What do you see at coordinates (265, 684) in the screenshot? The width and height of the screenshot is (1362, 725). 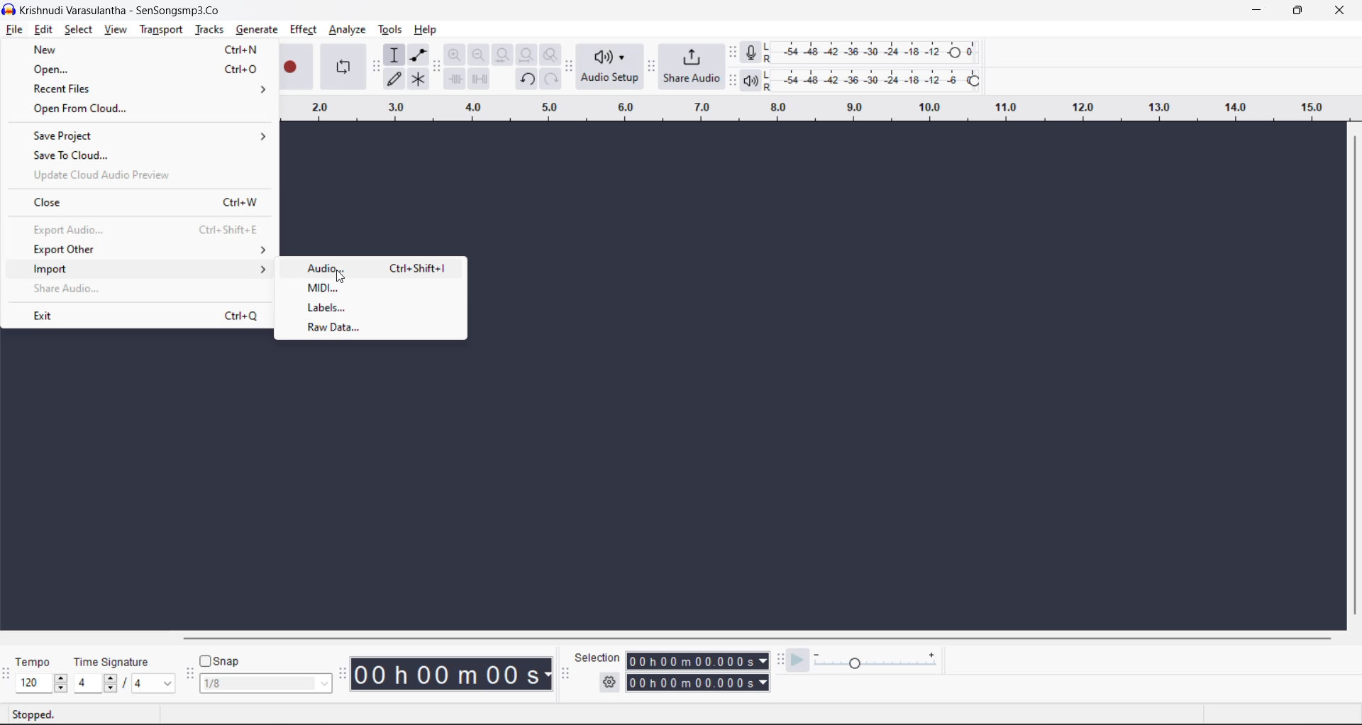 I see `snap frame` at bounding box center [265, 684].